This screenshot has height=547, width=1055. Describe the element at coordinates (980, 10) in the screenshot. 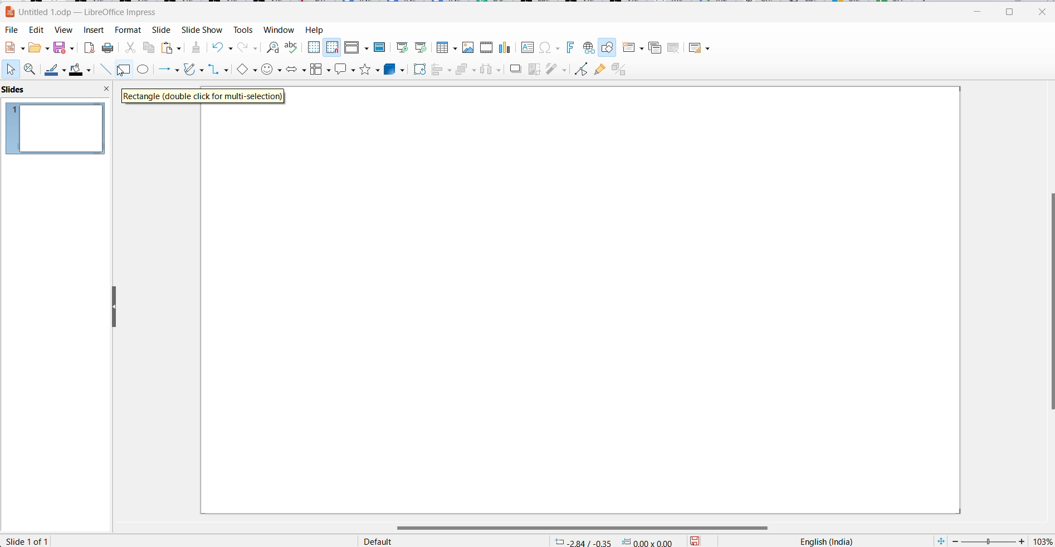

I see `minimize` at that location.